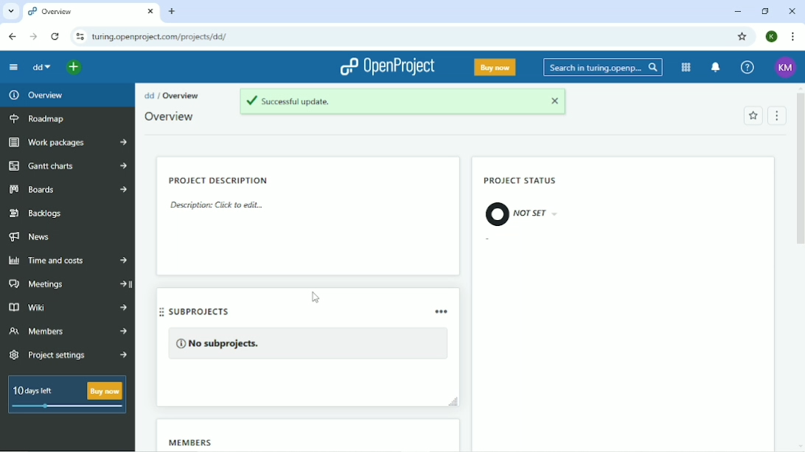 Image resolution: width=805 pixels, height=452 pixels. I want to click on Current tab, so click(91, 12).